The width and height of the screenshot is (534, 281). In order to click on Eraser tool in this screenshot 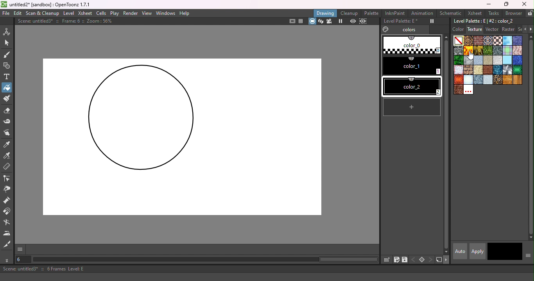, I will do `click(8, 111)`.